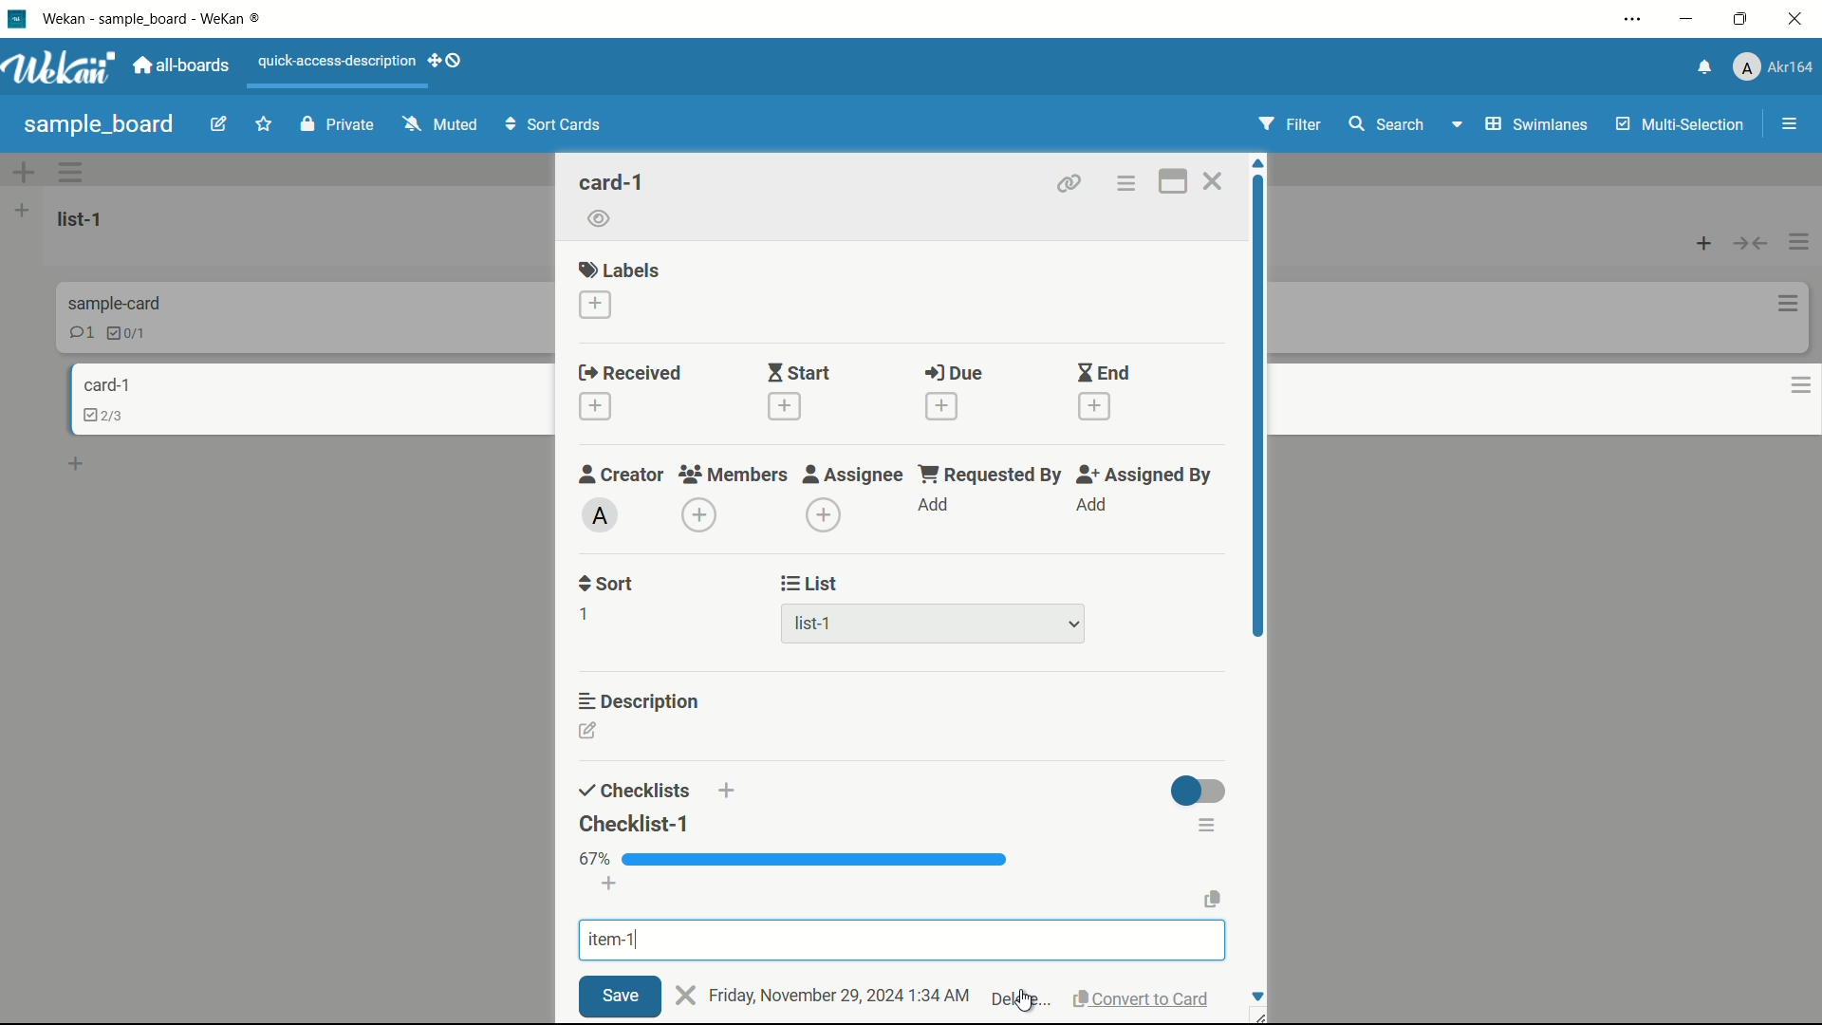 This screenshot has width=1822, height=1025. Describe the element at coordinates (265, 122) in the screenshot. I see `favorites` at that location.